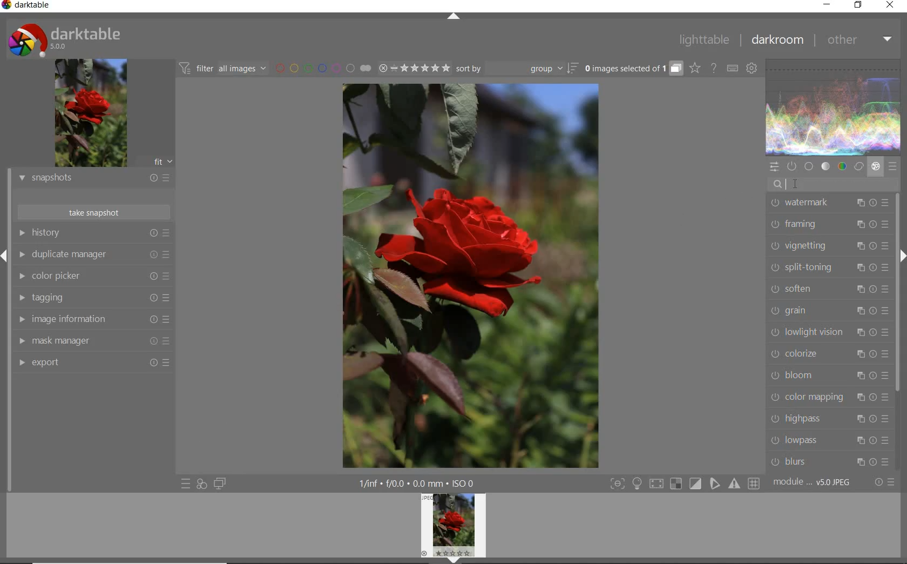 This screenshot has width=907, height=564. I want to click on color mapping, so click(828, 399).